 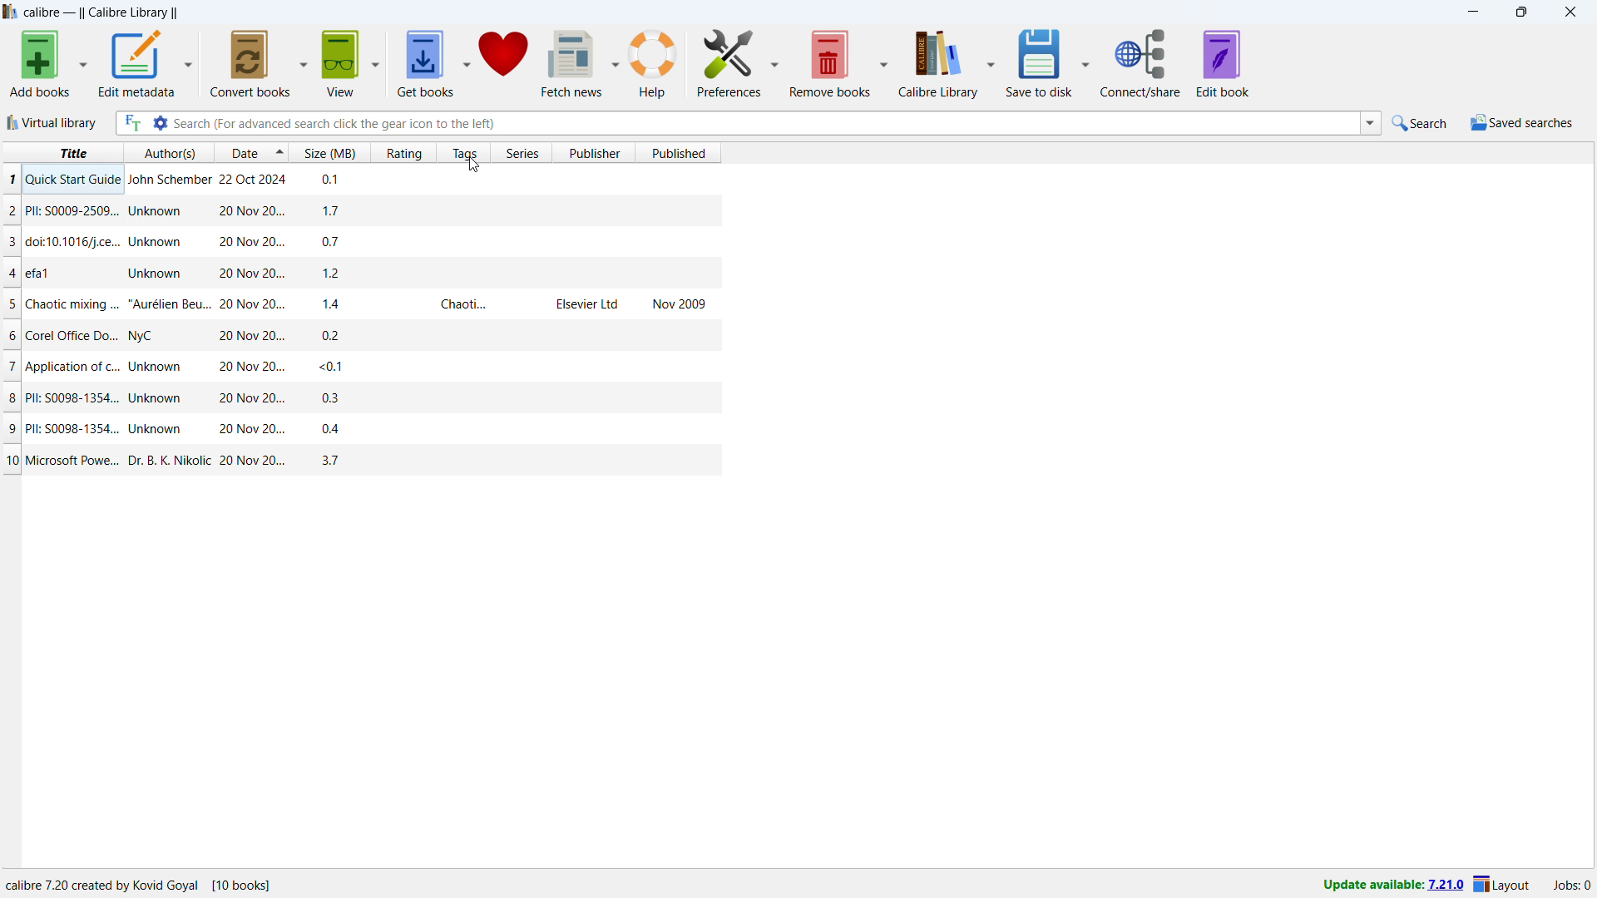 I want to click on virtual library, so click(x=52, y=122).